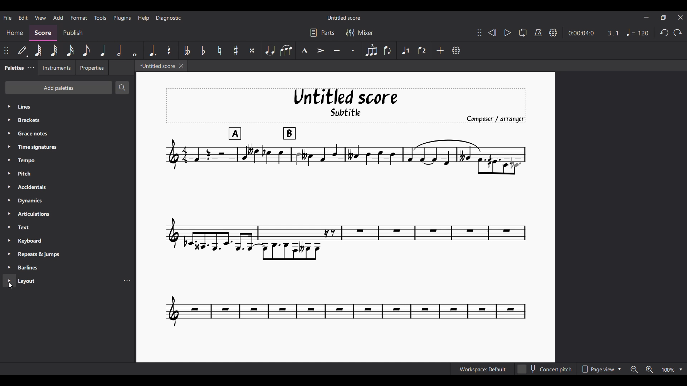 Image resolution: width=687 pixels, height=386 pixels. What do you see at coordinates (68, 201) in the screenshot?
I see `Dynamics` at bounding box center [68, 201].